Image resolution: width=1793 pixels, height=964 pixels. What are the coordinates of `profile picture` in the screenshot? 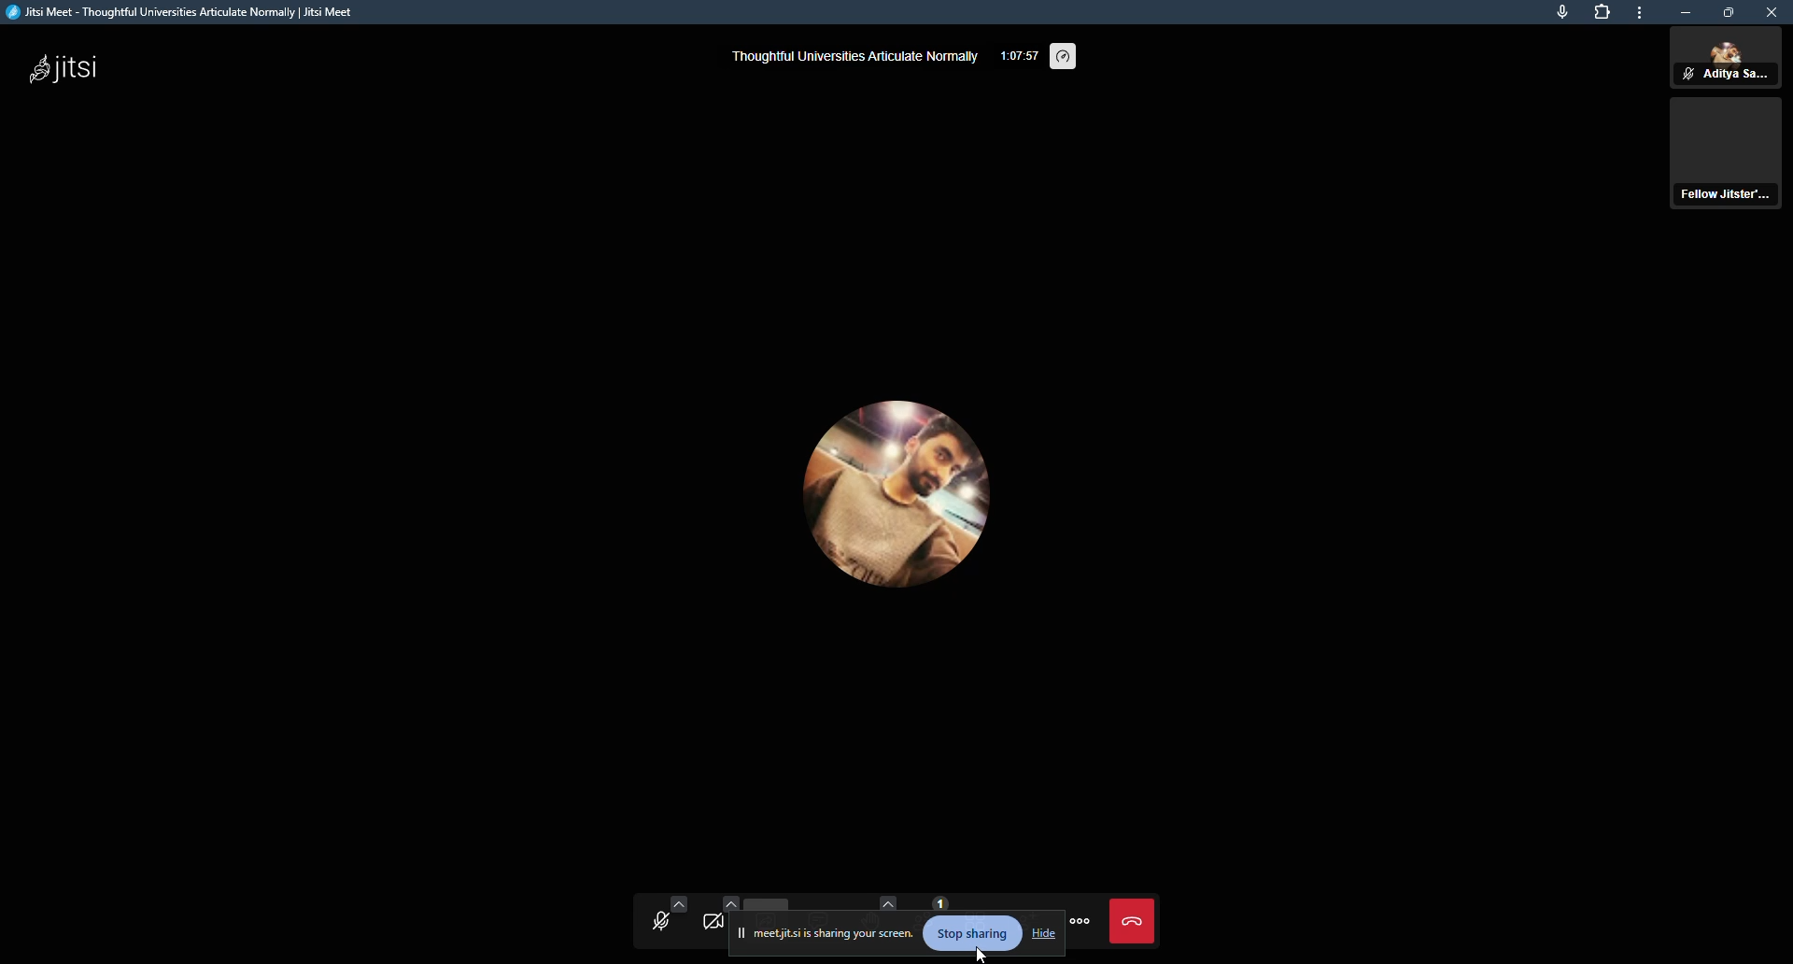 It's located at (876, 486).